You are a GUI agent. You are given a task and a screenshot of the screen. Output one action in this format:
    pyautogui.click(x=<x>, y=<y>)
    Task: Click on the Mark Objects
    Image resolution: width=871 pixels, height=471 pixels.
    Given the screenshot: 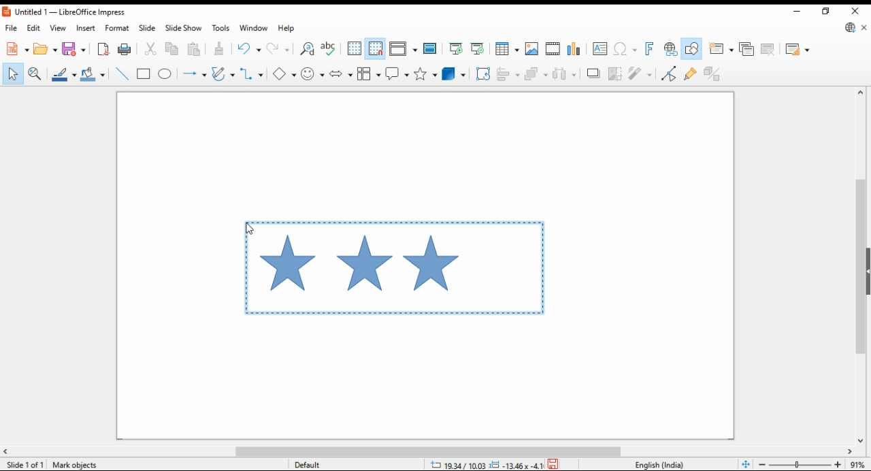 What is the action you would take?
    pyautogui.click(x=76, y=464)
    